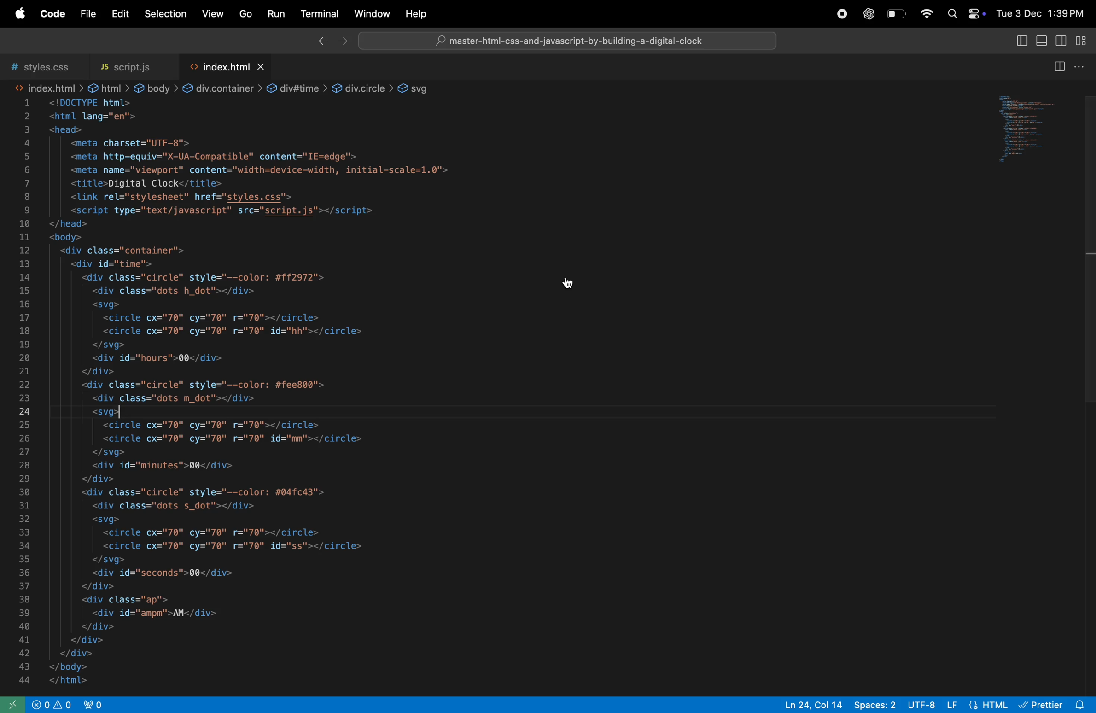  I want to click on window, so click(370, 14).